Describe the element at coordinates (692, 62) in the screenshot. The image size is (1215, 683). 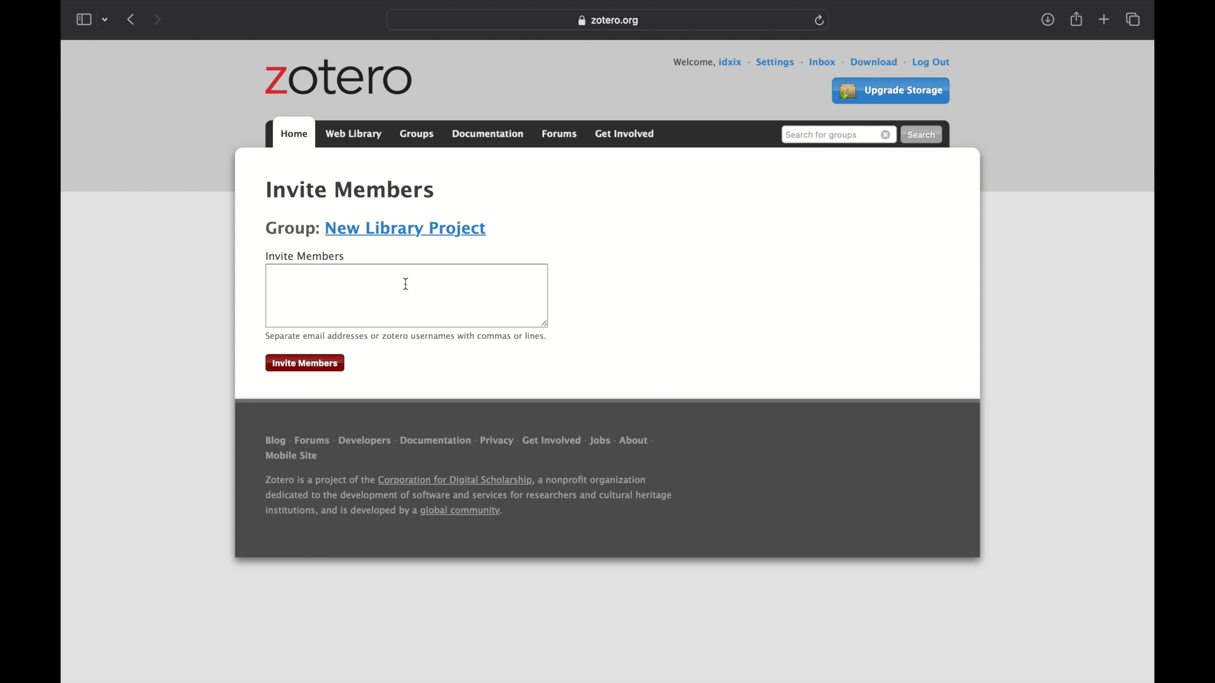
I see `welcome` at that location.